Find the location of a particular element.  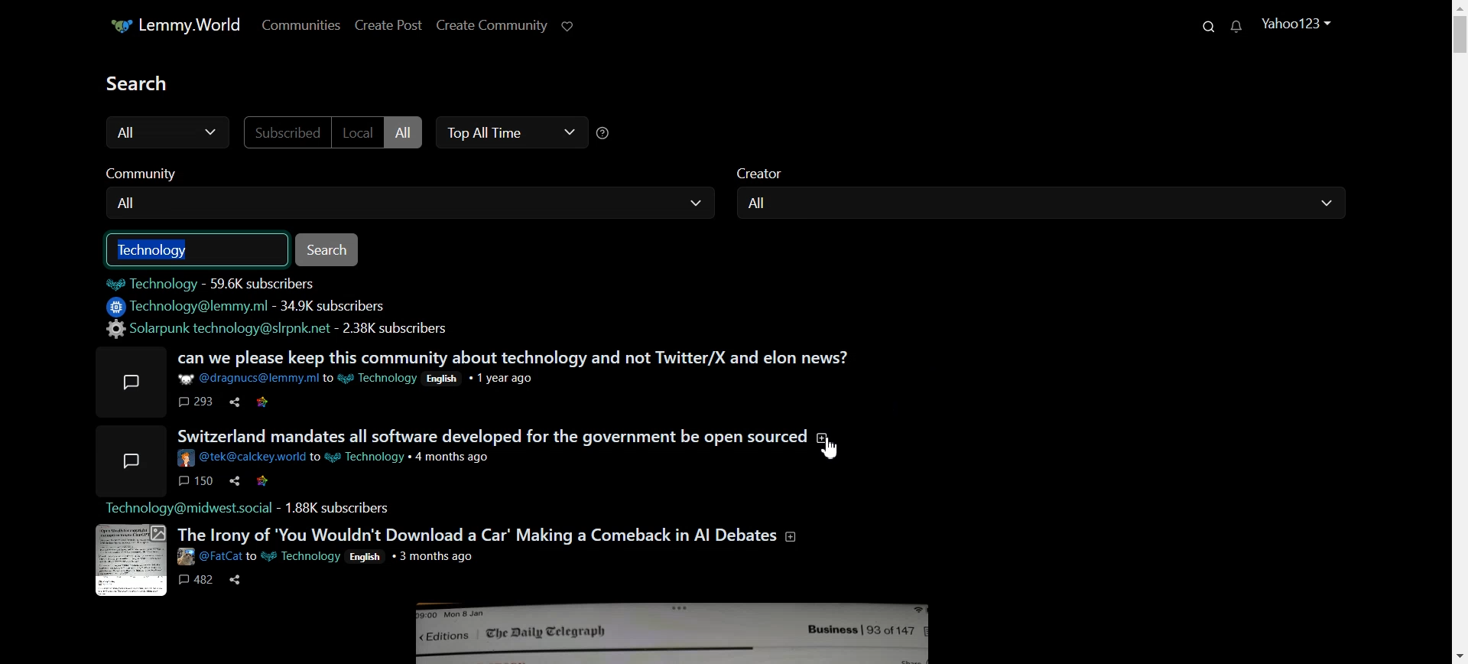

Lemmy.World is located at coordinates (183, 25).